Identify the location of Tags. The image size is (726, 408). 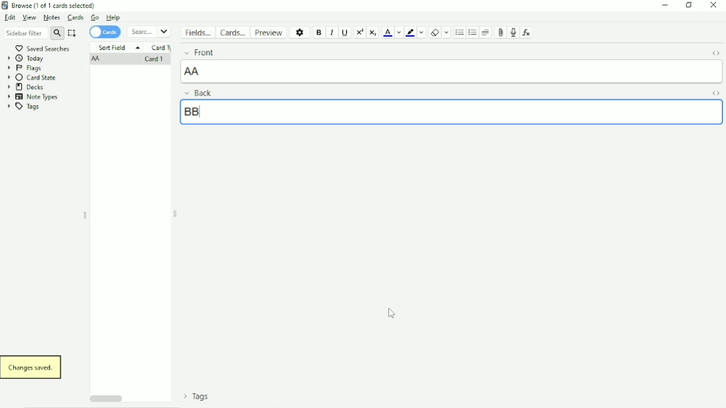
(23, 107).